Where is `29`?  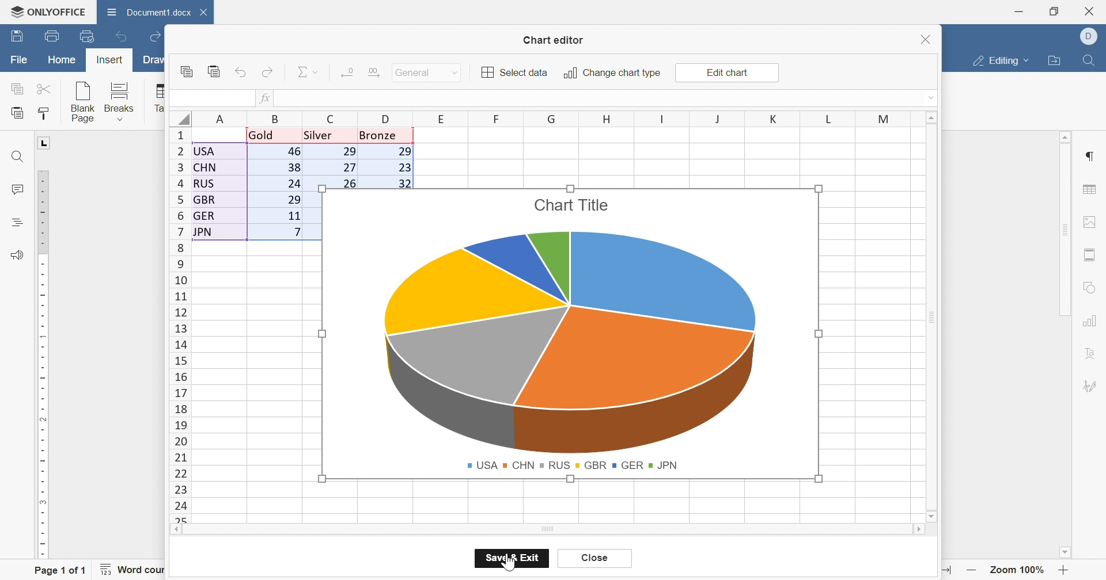 29 is located at coordinates (293, 200).